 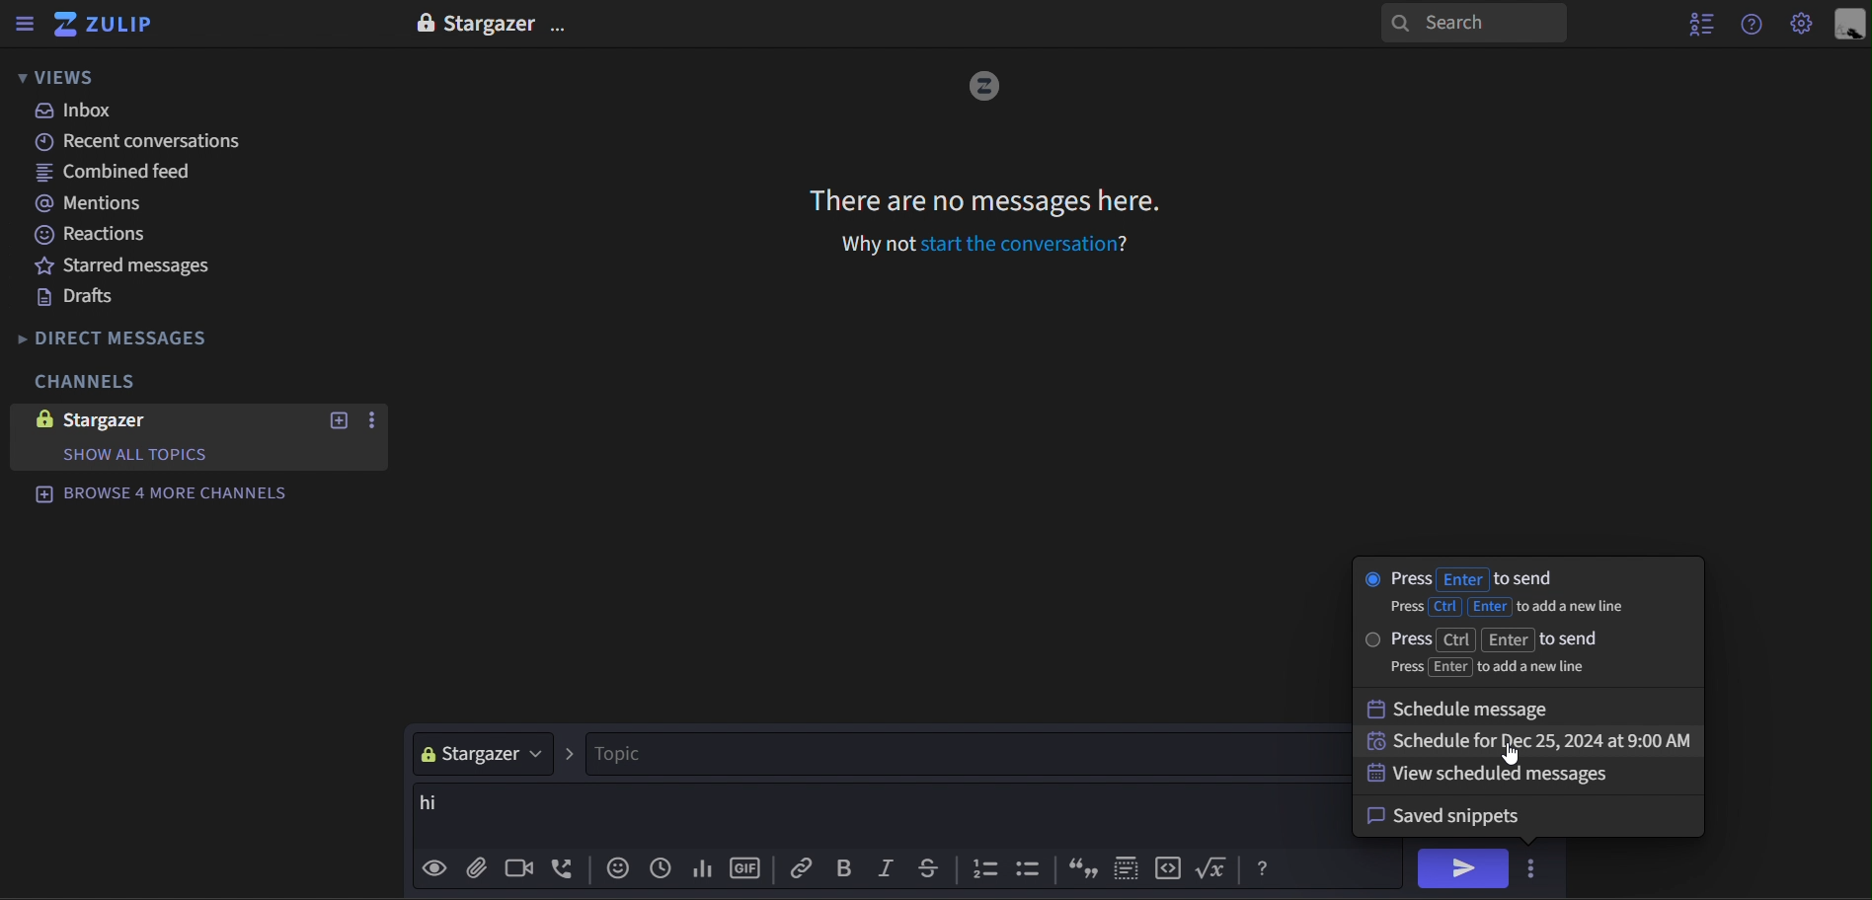 What do you see at coordinates (1754, 25) in the screenshot?
I see `get help` at bounding box center [1754, 25].